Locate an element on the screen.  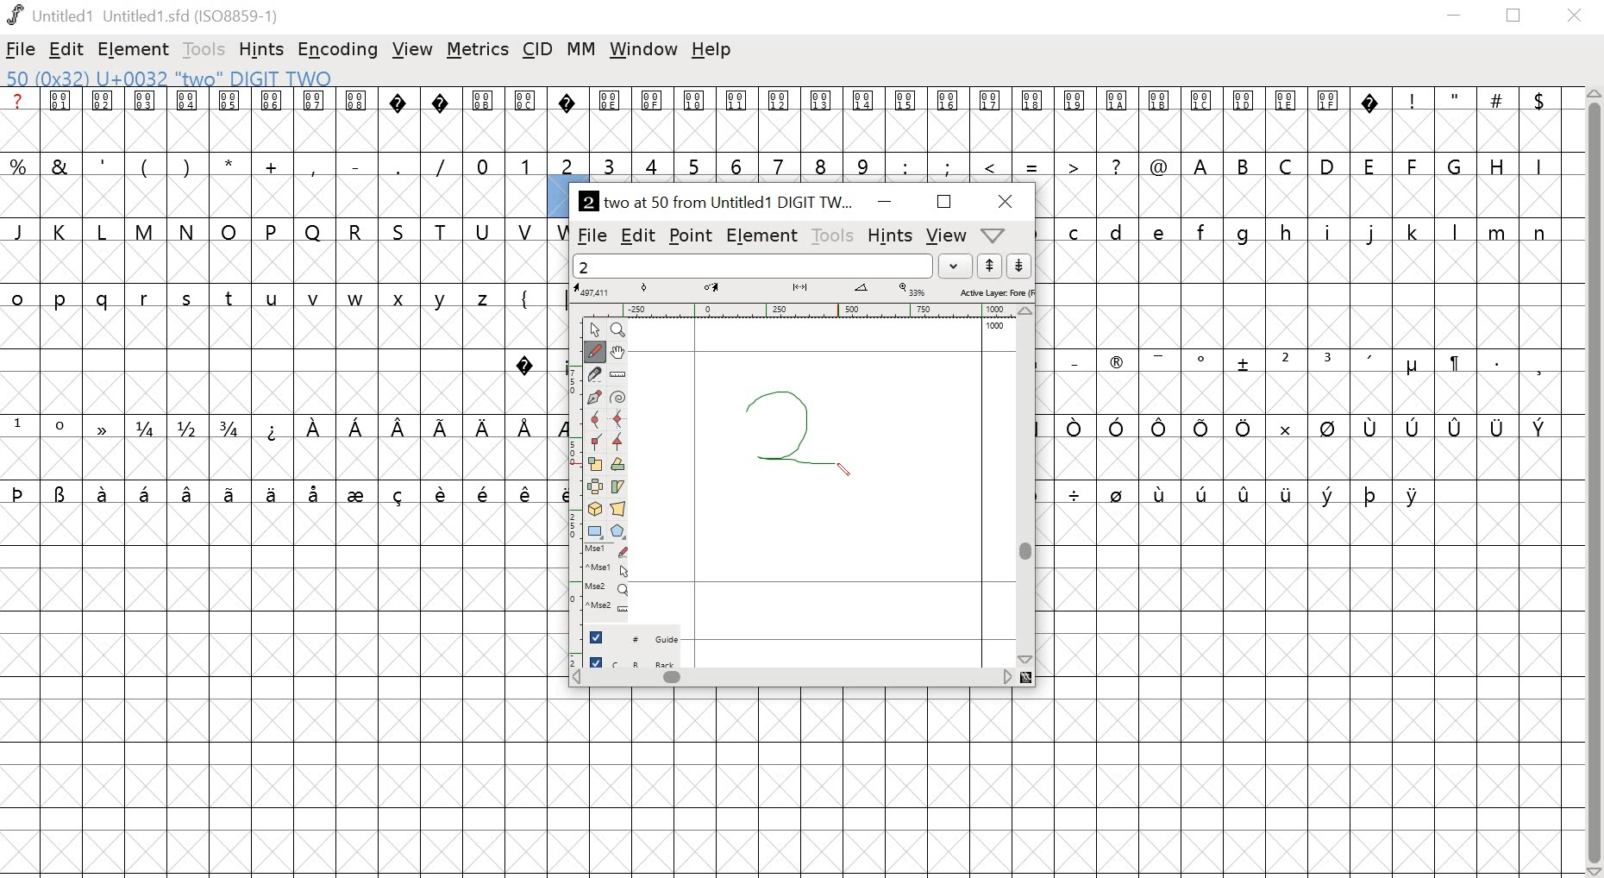
minimize is located at coordinates (885, 199).